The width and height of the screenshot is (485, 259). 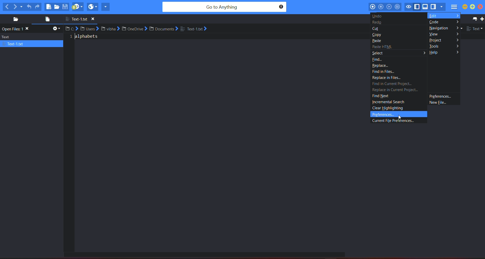 What do you see at coordinates (465, 7) in the screenshot?
I see `minimize` at bounding box center [465, 7].